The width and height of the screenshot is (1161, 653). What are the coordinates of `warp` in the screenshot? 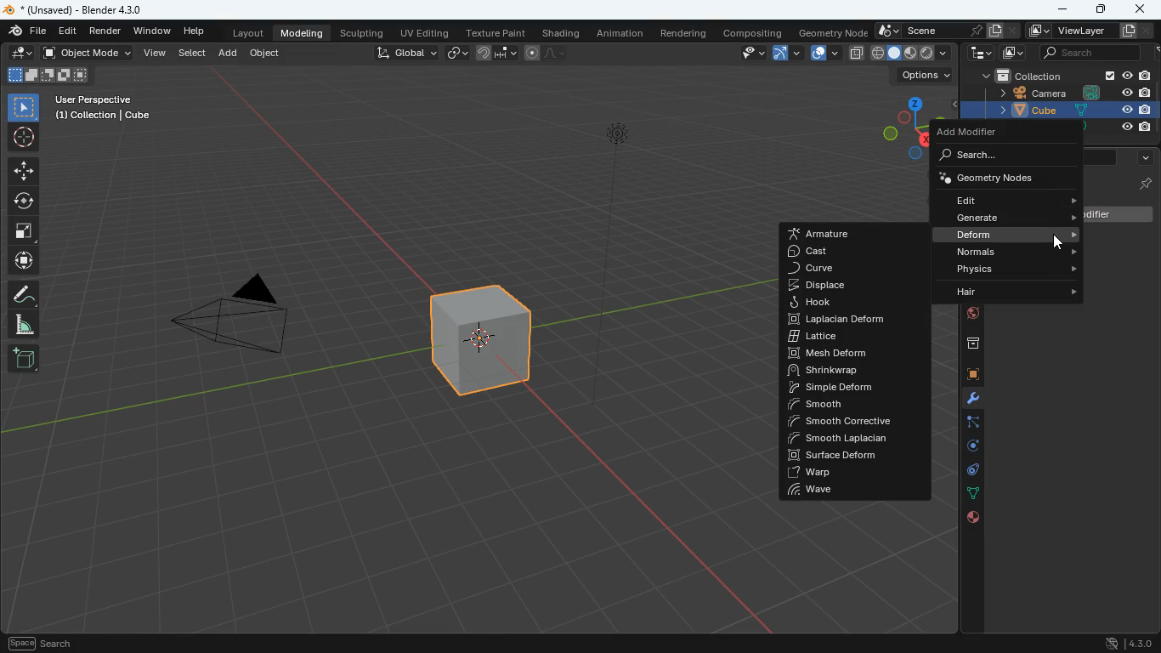 It's located at (852, 473).